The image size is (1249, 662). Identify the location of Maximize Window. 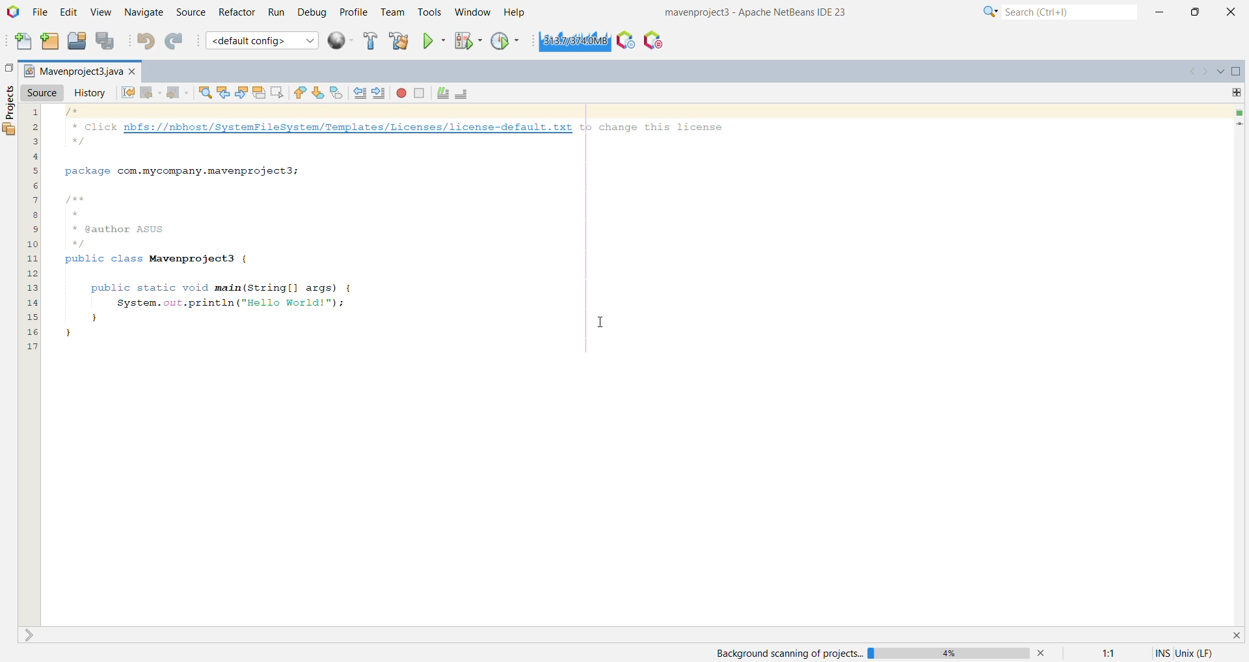
(1237, 72).